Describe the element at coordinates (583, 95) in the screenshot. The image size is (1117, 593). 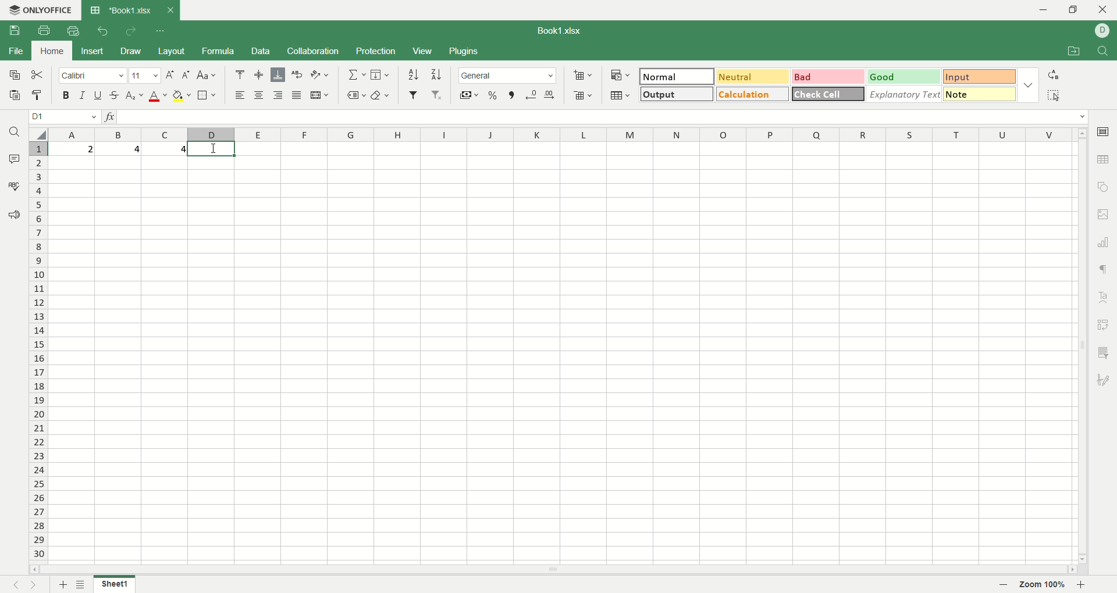
I see `delete cells` at that location.